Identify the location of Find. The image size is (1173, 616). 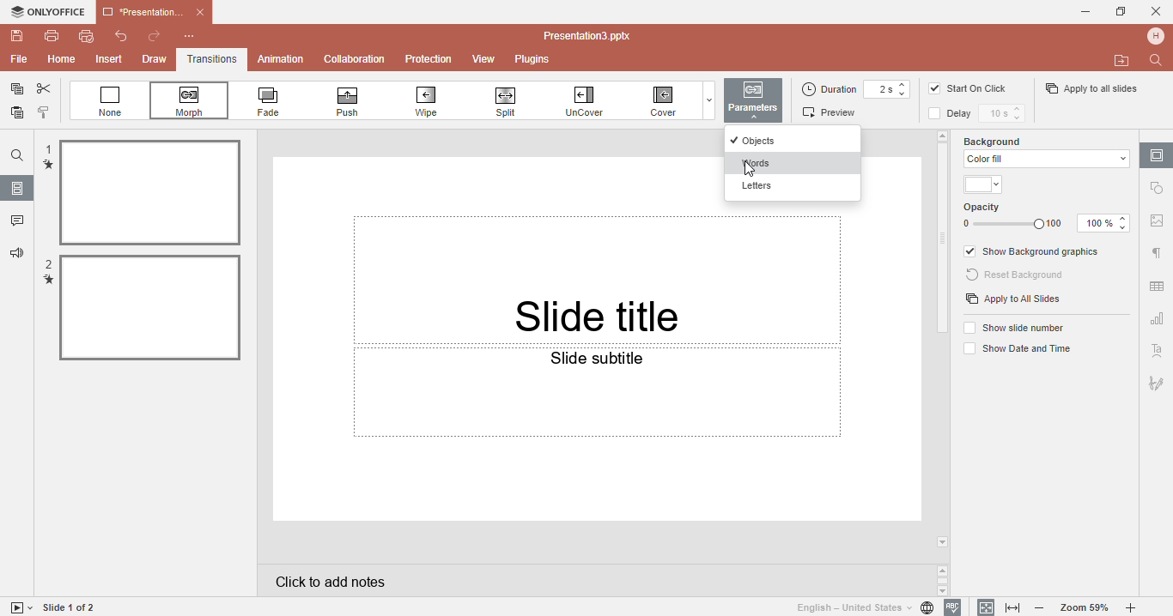
(1158, 60).